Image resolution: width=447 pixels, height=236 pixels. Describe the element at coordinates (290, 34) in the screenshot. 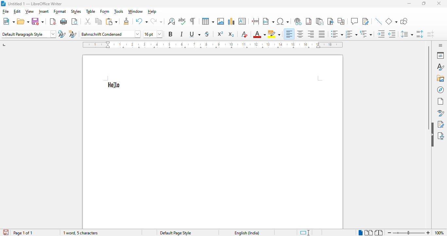

I see `align left` at that location.